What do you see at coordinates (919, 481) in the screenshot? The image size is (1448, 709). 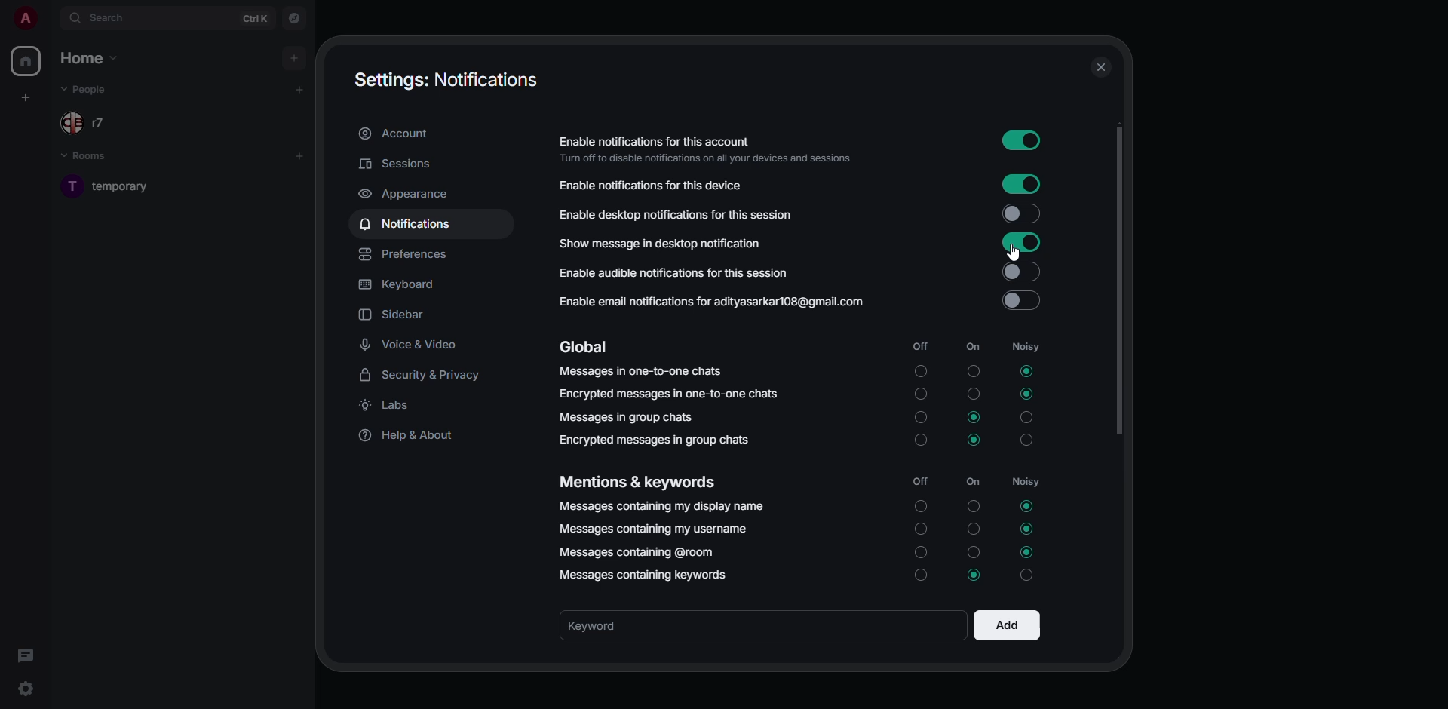 I see `off` at bounding box center [919, 481].